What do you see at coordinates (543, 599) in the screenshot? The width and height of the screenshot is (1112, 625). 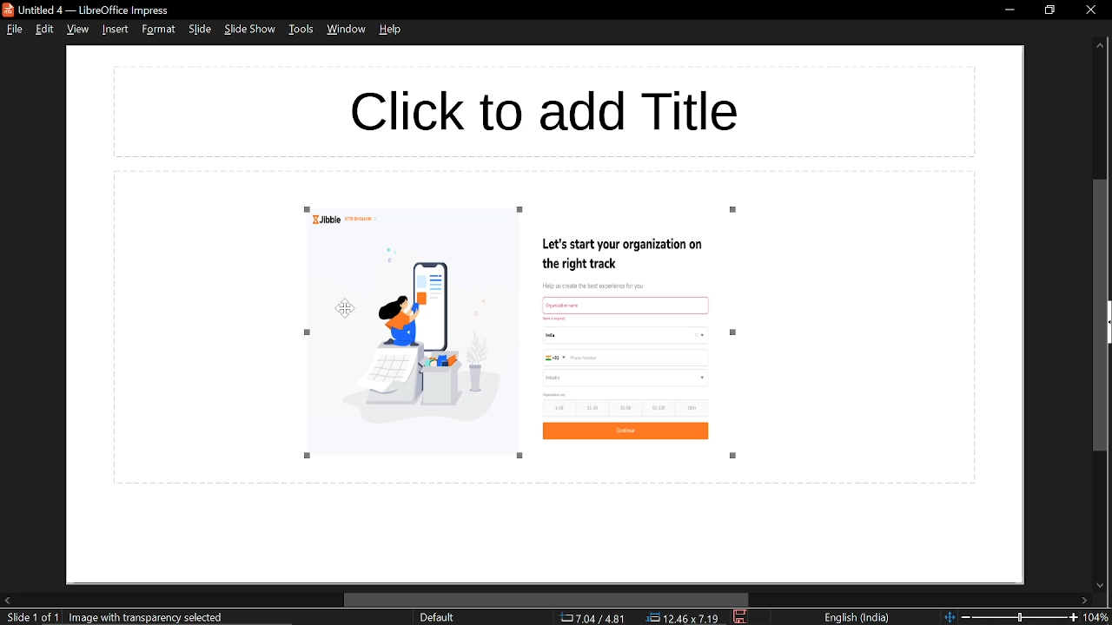 I see `horizontal scrollbar` at bounding box center [543, 599].